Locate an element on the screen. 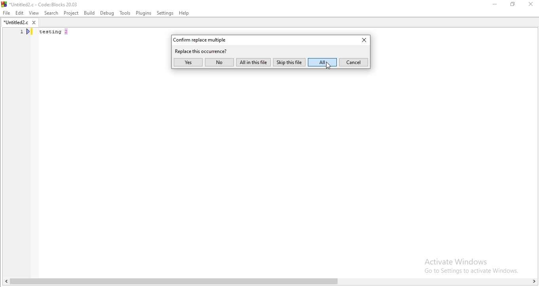  Build  is located at coordinates (89, 13).